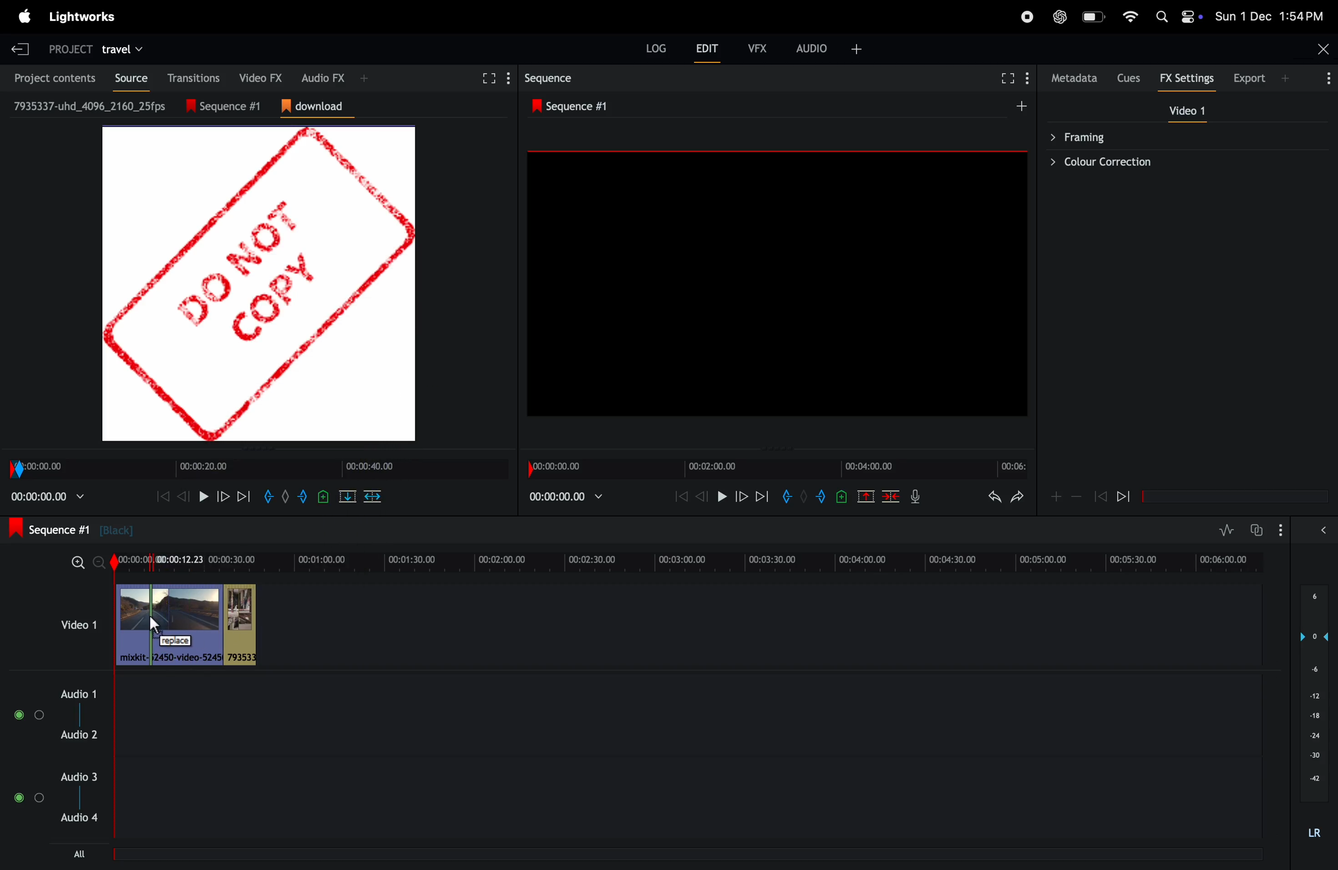 This screenshot has height=870, width=1338. Describe the element at coordinates (1130, 16) in the screenshot. I see `wifi` at that location.